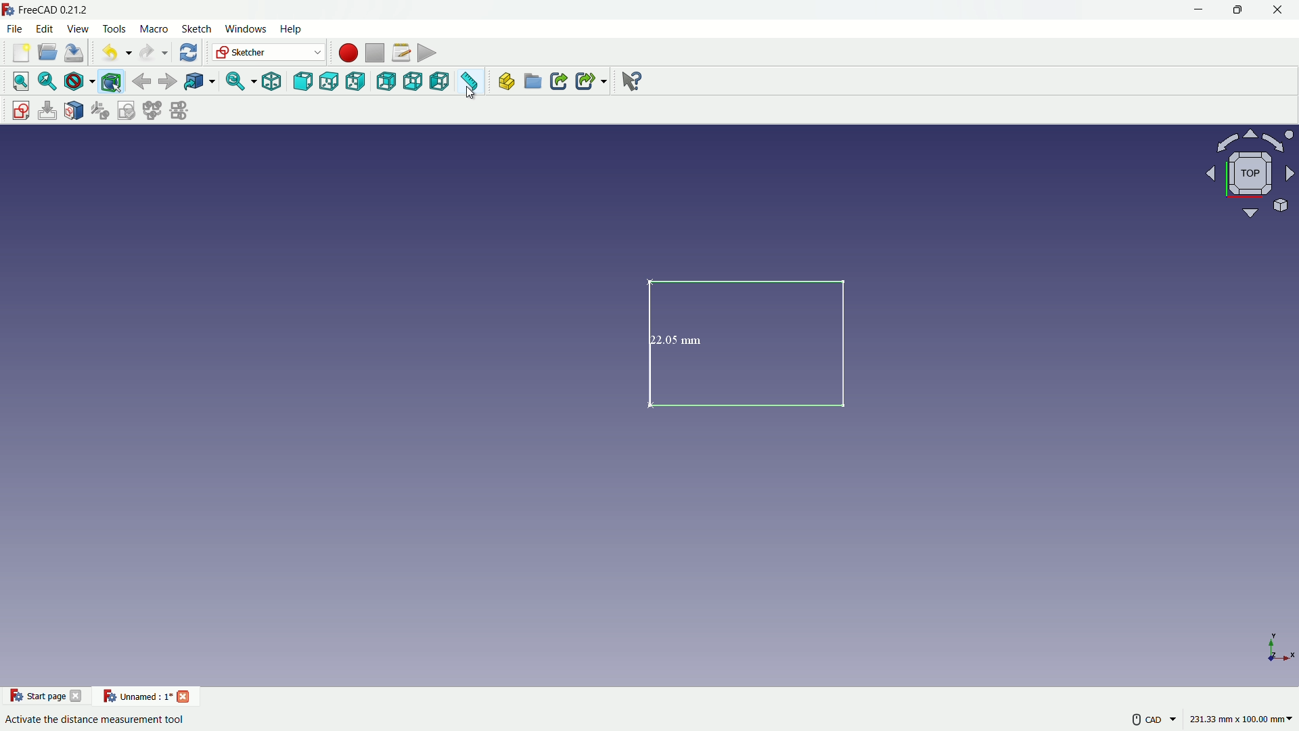 Image resolution: width=1299 pixels, height=731 pixels. Describe the element at coordinates (16, 29) in the screenshot. I see `file menu` at that location.